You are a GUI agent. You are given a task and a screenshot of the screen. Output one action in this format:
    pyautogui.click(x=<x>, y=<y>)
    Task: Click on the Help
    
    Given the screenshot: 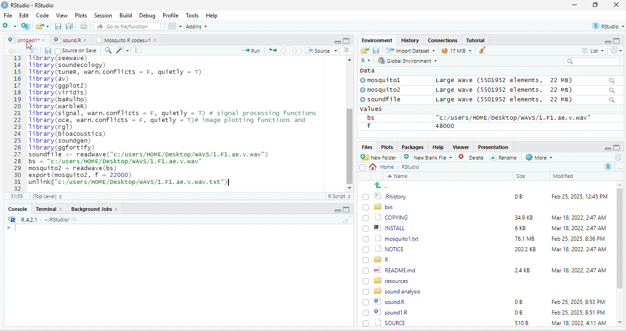 What is the action you would take?
    pyautogui.click(x=438, y=146)
    